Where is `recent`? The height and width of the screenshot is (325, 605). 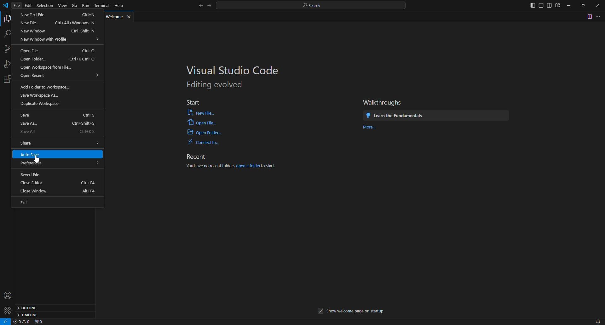
recent is located at coordinates (197, 157).